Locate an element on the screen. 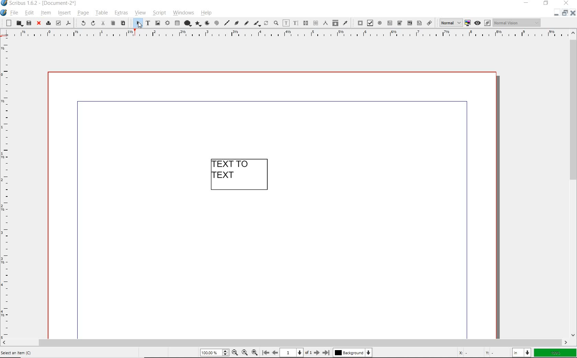  render frame is located at coordinates (167, 23).